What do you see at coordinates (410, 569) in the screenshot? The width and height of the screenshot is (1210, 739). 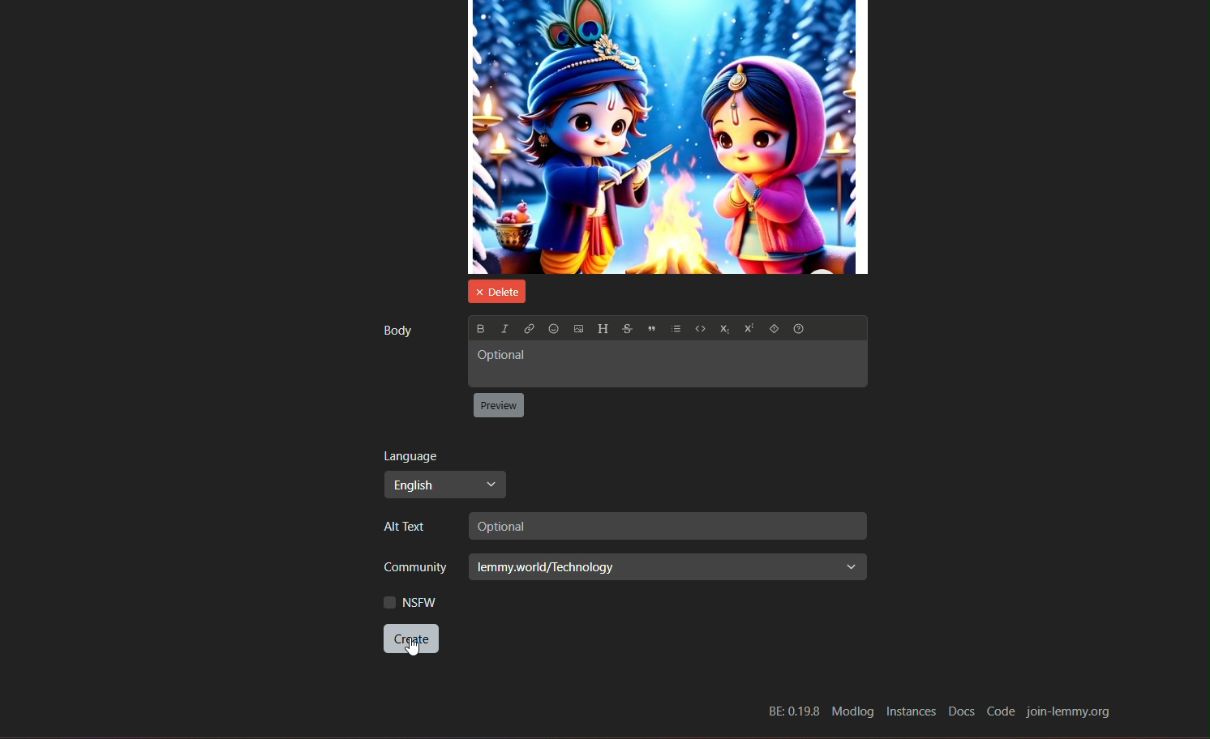 I see `Community` at bounding box center [410, 569].